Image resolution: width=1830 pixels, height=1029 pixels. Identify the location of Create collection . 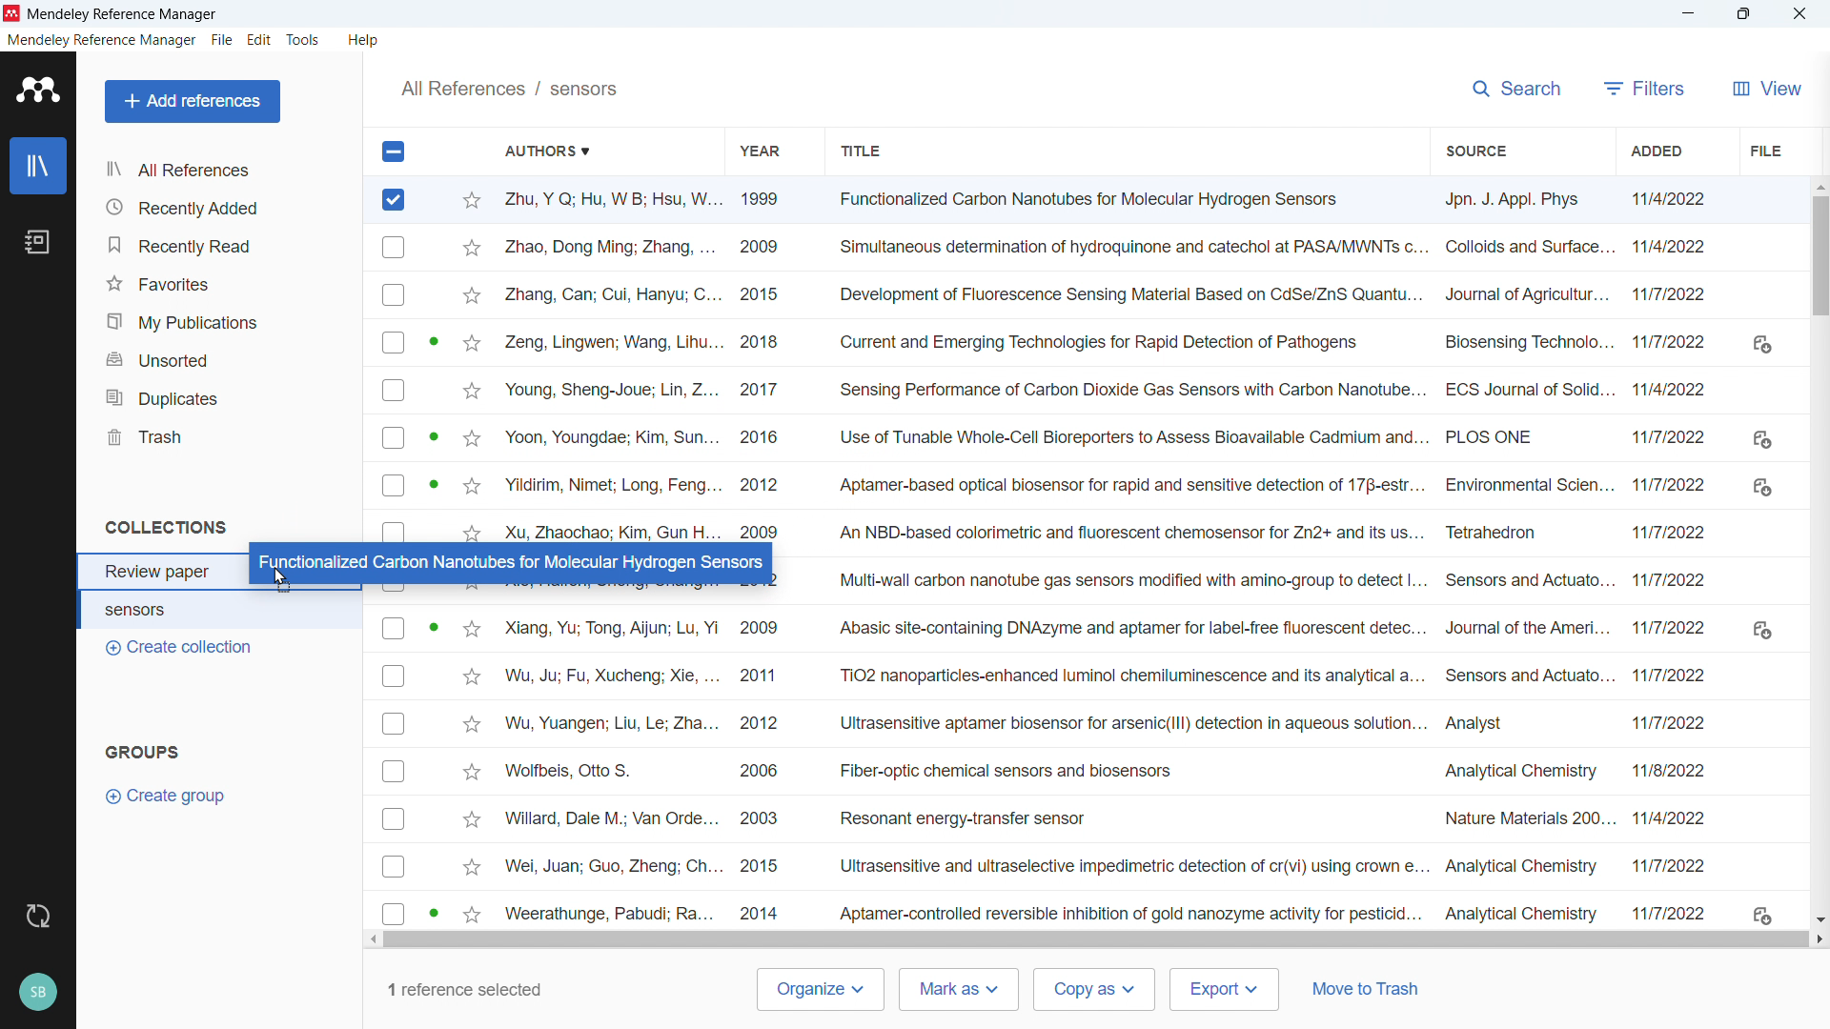
(180, 649).